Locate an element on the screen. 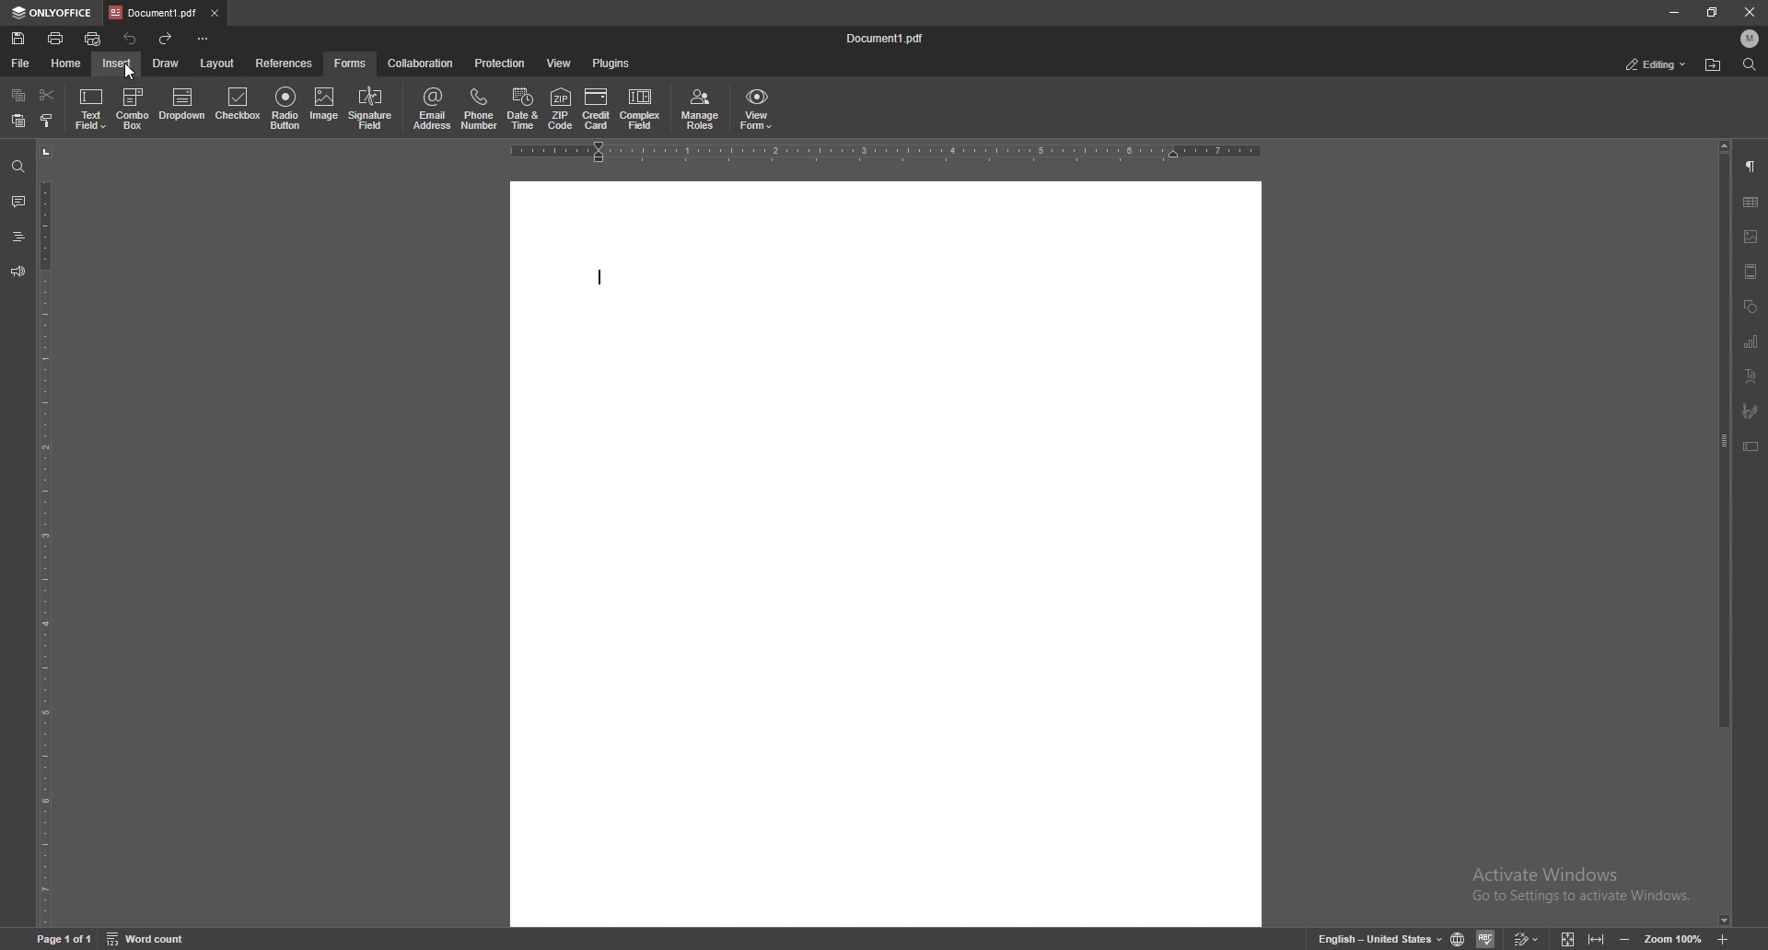 The height and width of the screenshot is (950, 1768). collaboration is located at coordinates (423, 64).